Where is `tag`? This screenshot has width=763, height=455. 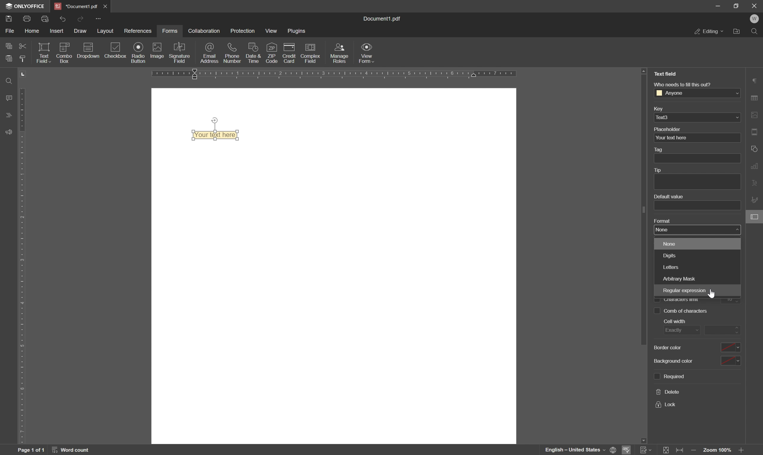 tag is located at coordinates (660, 150).